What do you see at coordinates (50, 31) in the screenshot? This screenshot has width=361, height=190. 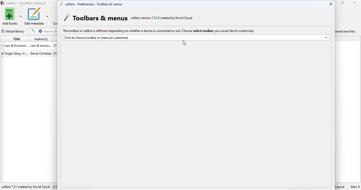 I see `search` at bounding box center [50, 31].